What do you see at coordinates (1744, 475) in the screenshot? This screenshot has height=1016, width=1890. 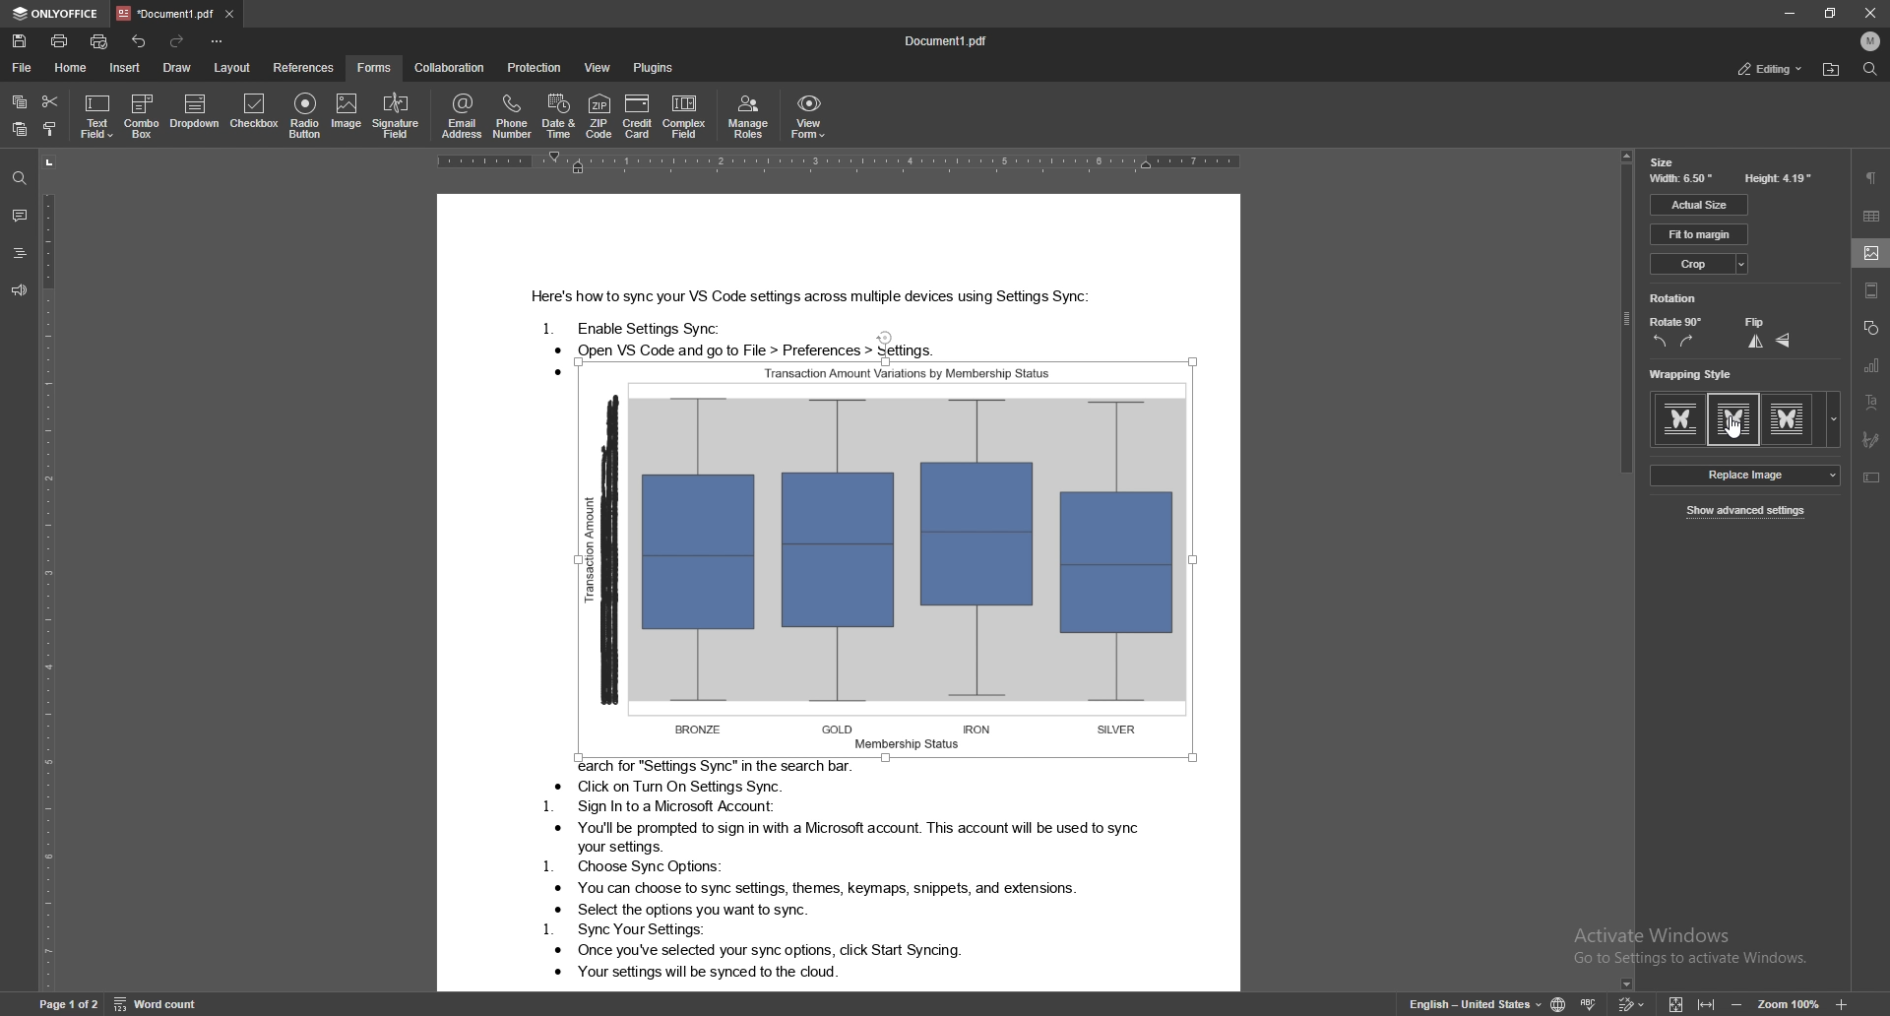 I see `replace image` at bounding box center [1744, 475].